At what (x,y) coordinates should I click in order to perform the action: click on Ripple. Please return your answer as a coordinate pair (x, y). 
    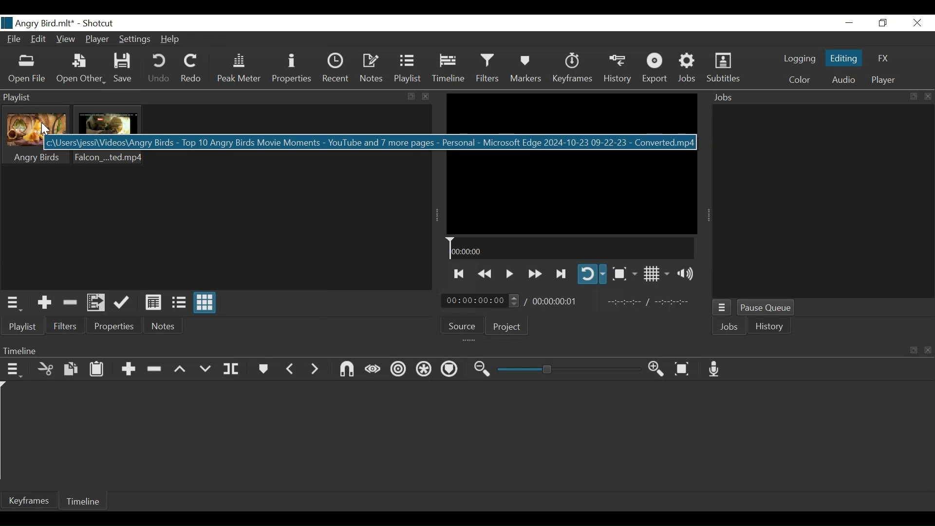
    Looking at the image, I should click on (398, 369).